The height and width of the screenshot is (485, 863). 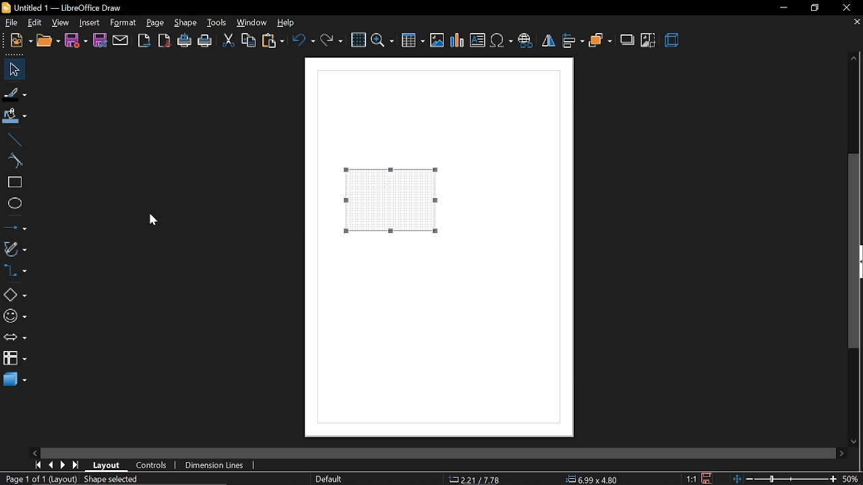 What do you see at coordinates (500, 40) in the screenshot?
I see `insert symbol` at bounding box center [500, 40].